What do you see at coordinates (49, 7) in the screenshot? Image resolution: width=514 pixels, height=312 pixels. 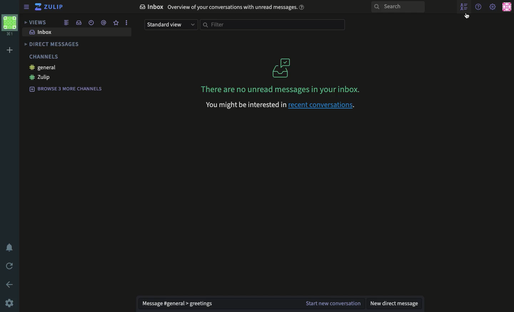 I see `zulip` at bounding box center [49, 7].